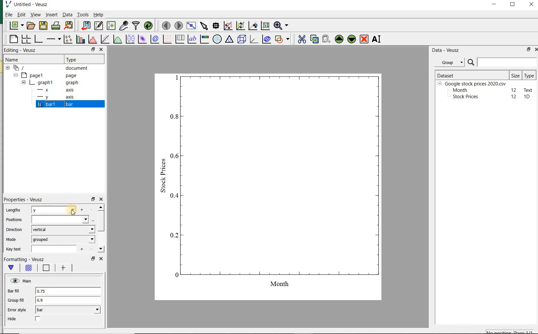 The image size is (538, 334). I want to click on restore, so click(93, 199).